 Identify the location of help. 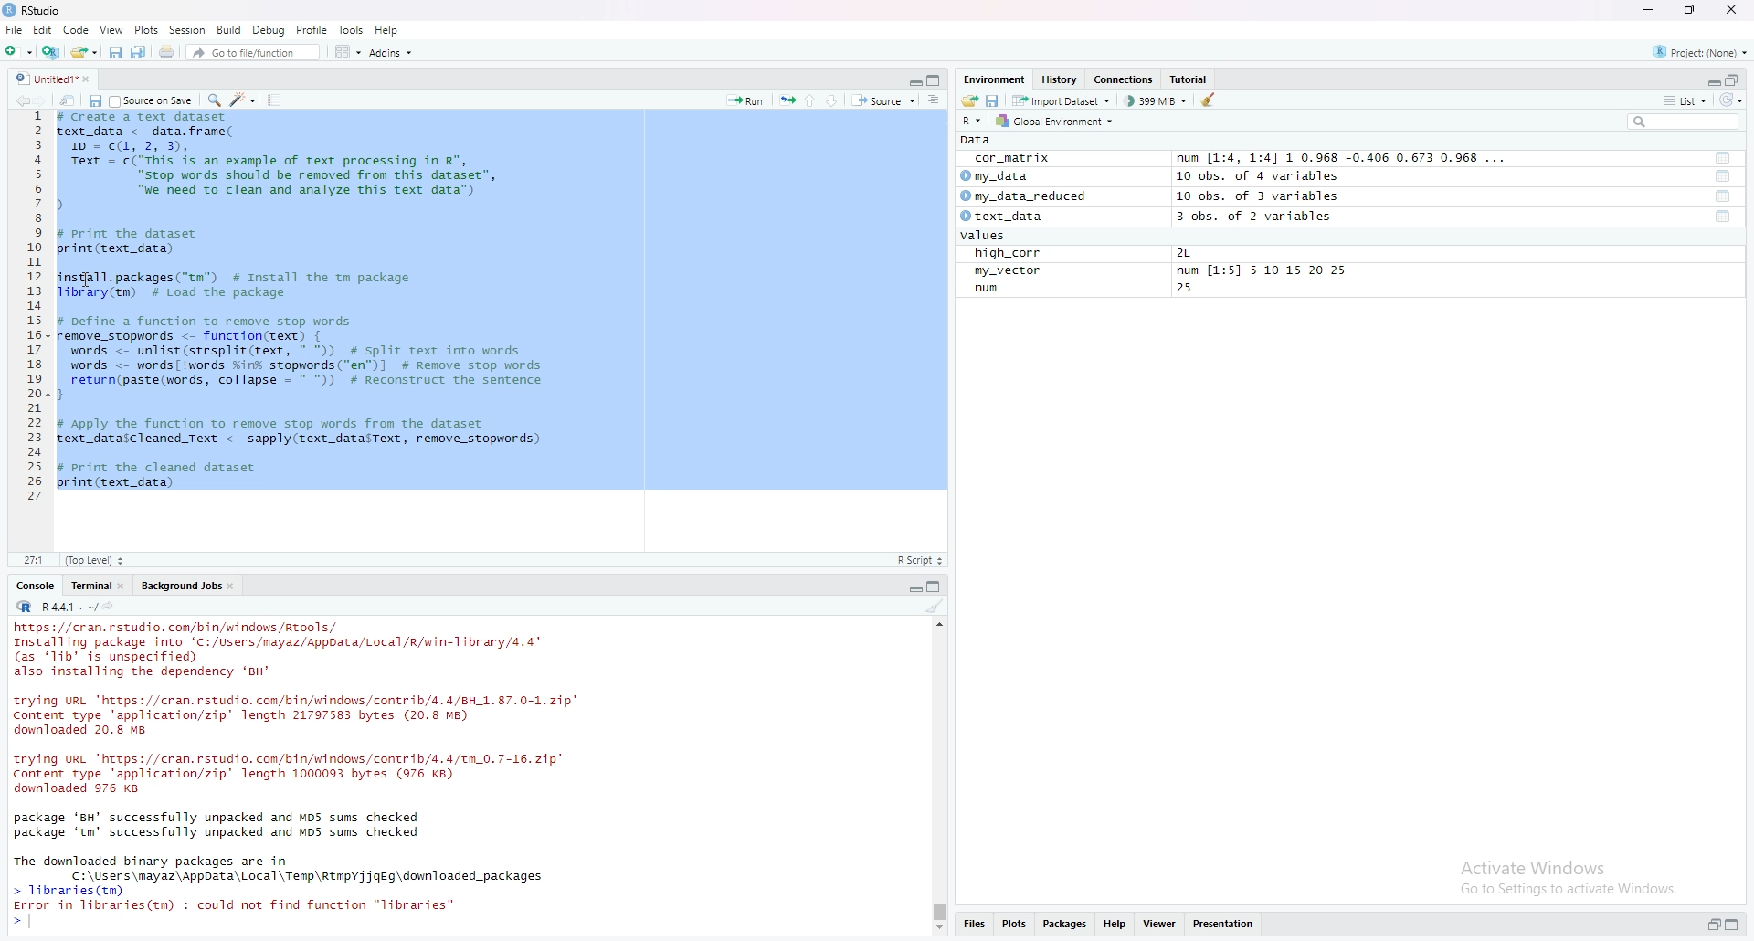
(1114, 924).